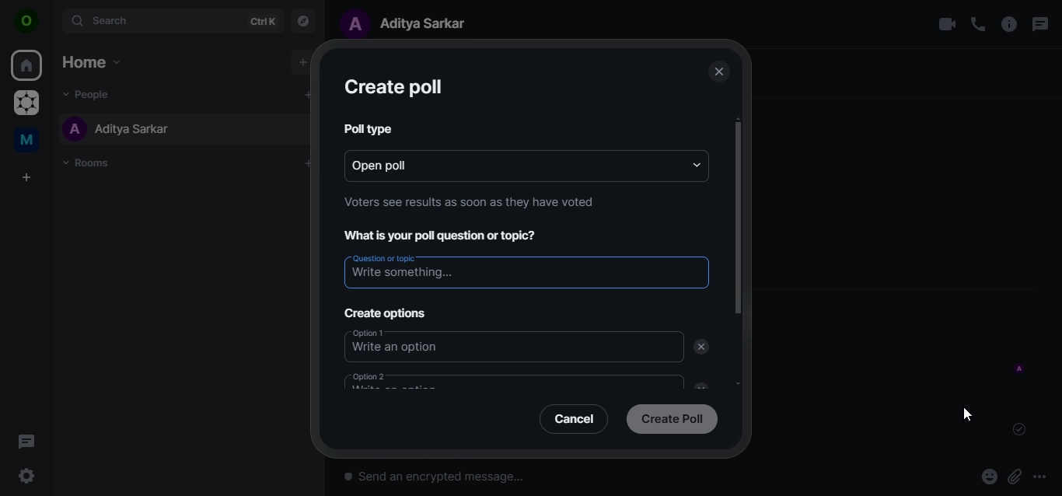 This screenshot has height=496, width=1062. What do you see at coordinates (28, 66) in the screenshot?
I see `home` at bounding box center [28, 66].